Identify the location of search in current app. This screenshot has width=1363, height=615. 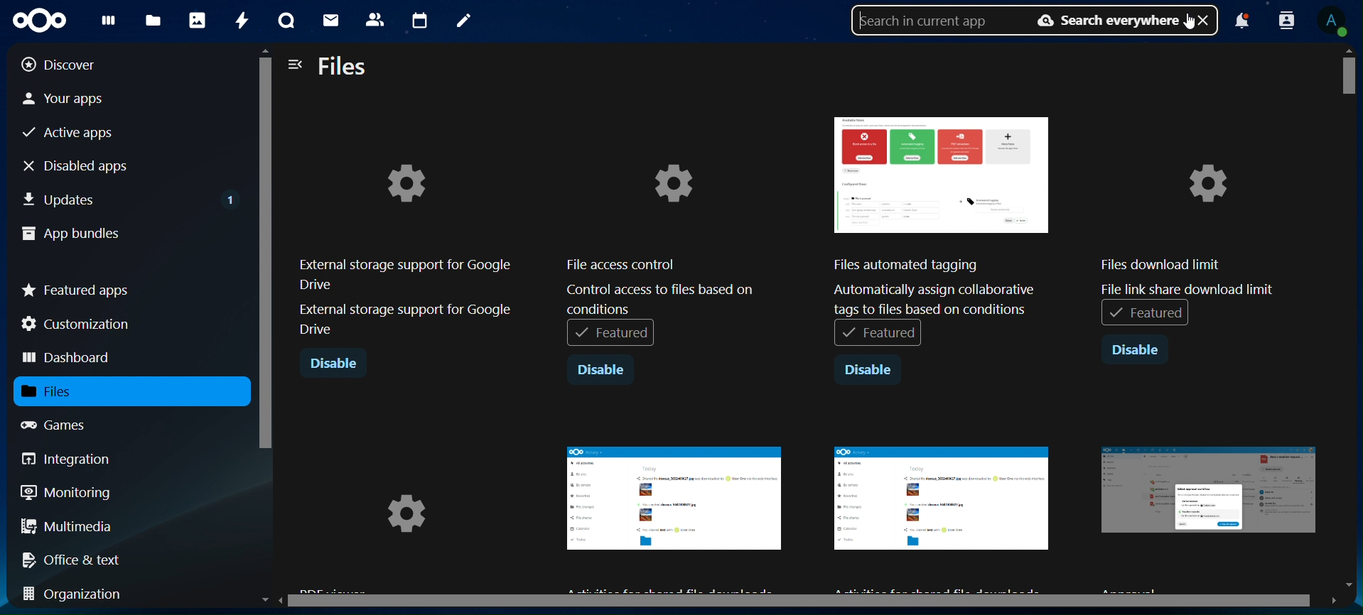
(922, 20).